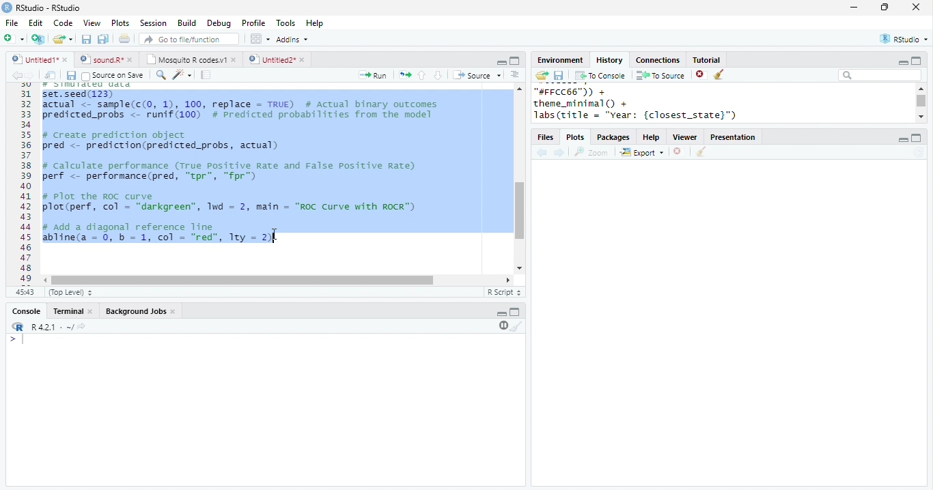 The width and height of the screenshot is (933, 490). I want to click on "#FFCC66")) +theme_minimal() +labs(title = "year: {closest_state}"), so click(652, 104).